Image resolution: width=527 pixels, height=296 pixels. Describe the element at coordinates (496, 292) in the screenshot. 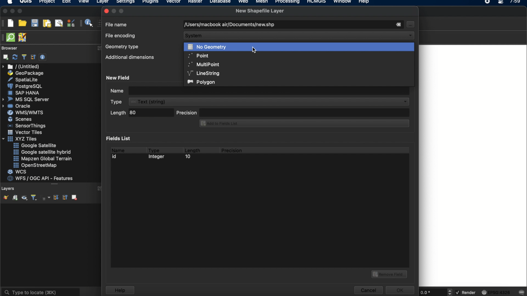

I see `current crs` at that location.